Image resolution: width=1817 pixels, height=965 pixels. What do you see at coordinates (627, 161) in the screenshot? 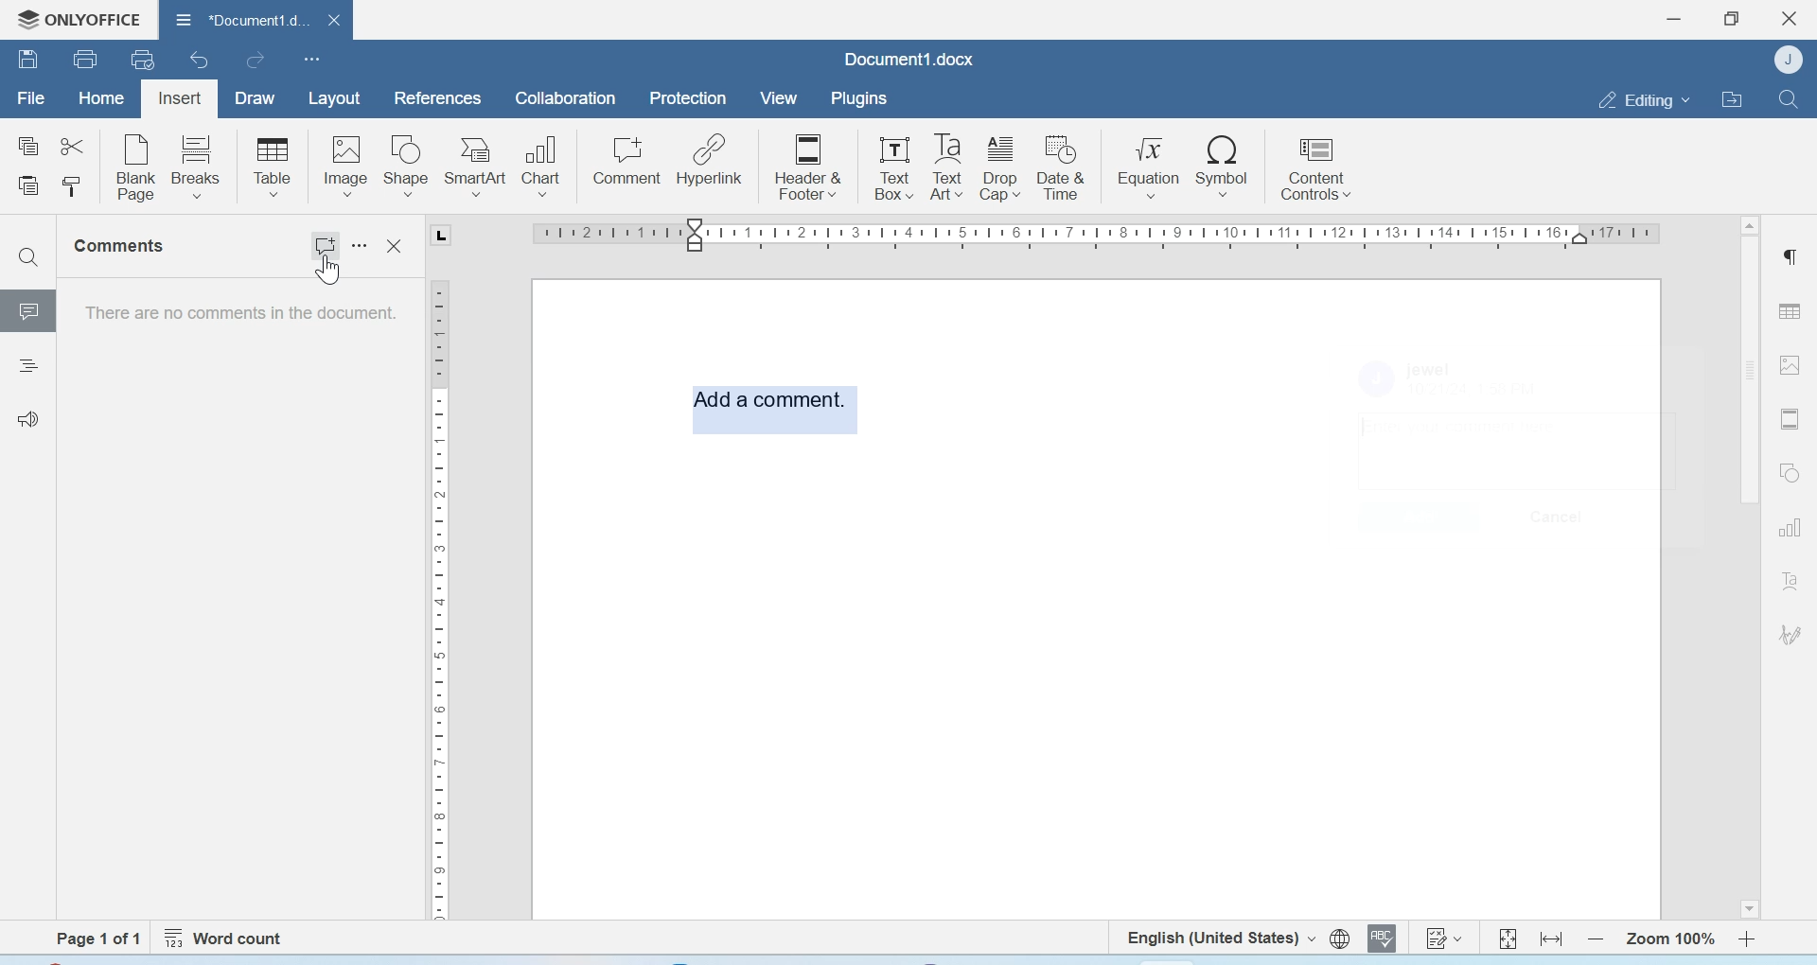
I see `Comment` at bounding box center [627, 161].